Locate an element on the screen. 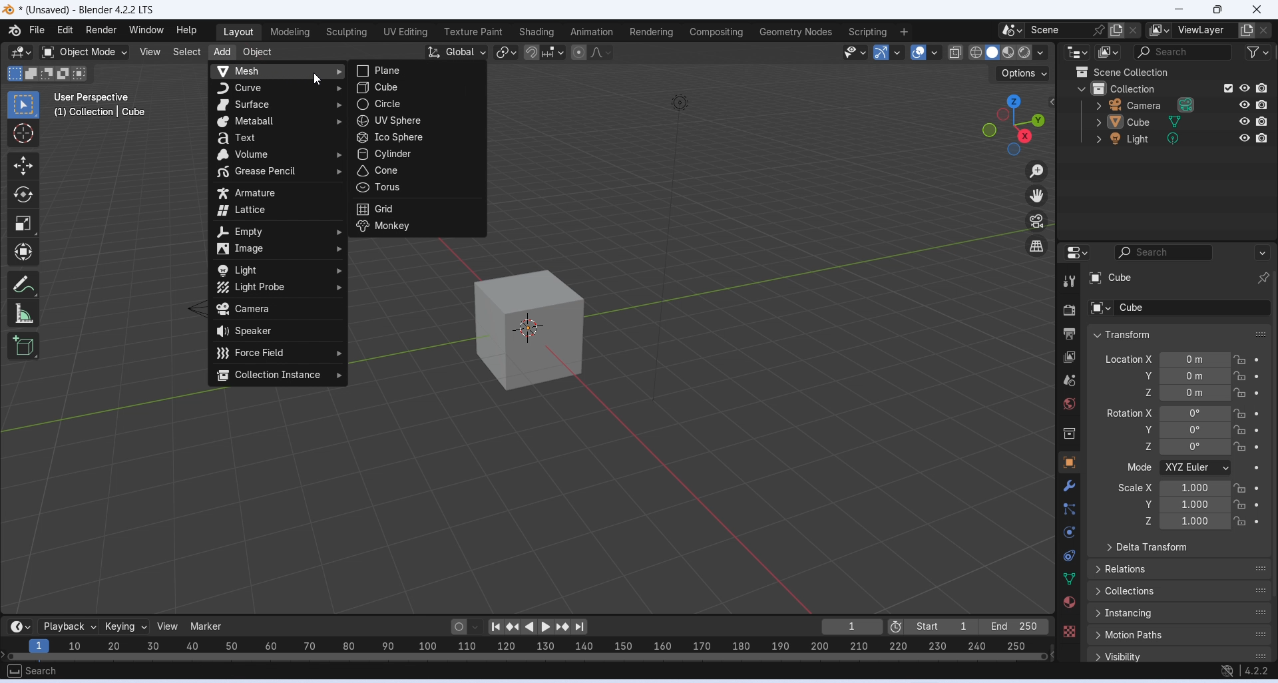  Search is located at coordinates (43, 671).